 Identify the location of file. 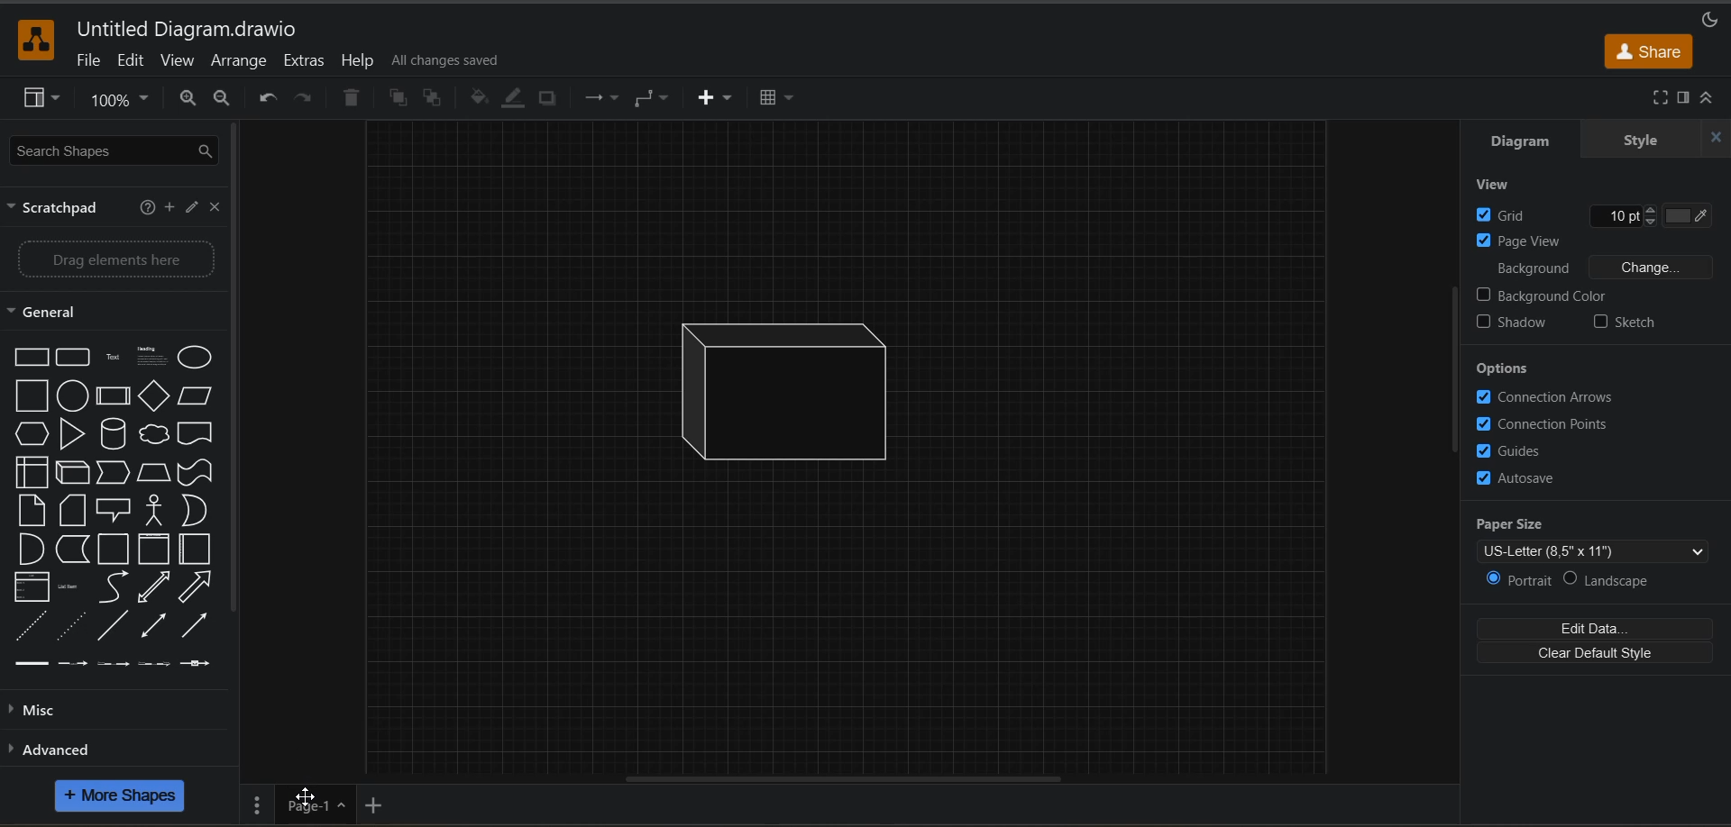
(87, 64).